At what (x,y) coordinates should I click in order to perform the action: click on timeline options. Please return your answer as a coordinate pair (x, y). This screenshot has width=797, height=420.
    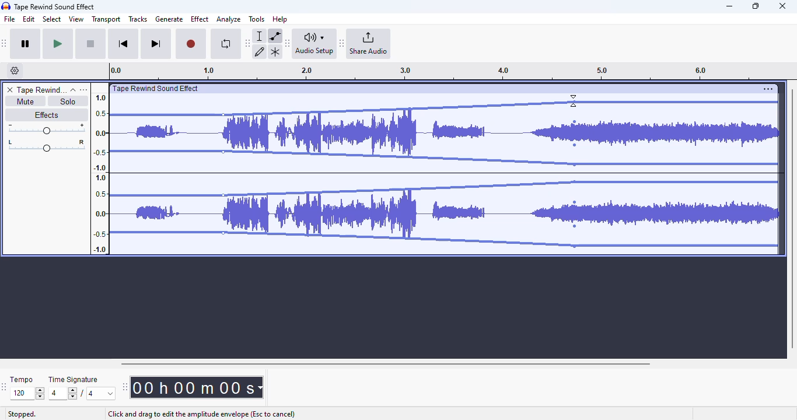
    Looking at the image, I should click on (15, 71).